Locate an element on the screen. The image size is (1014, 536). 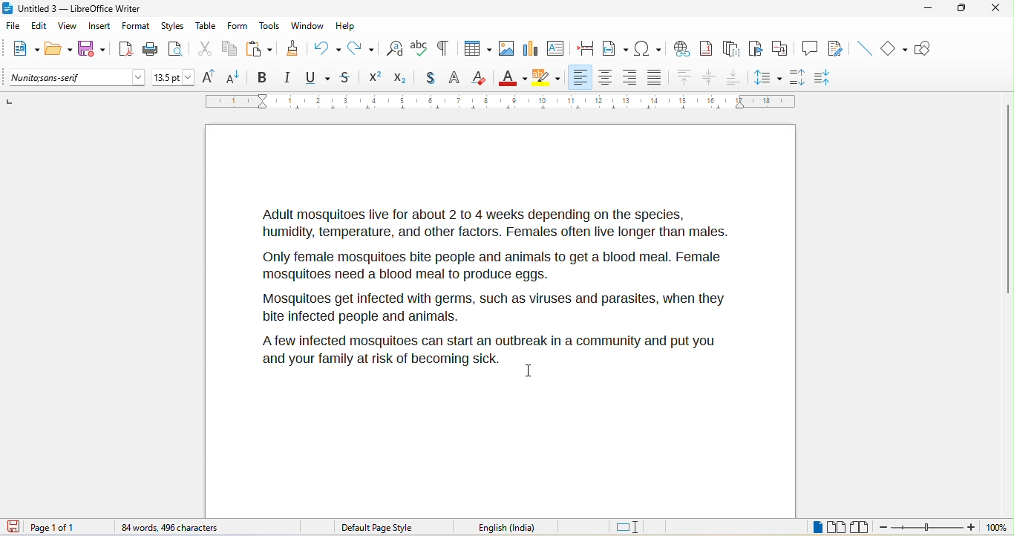
new is located at coordinates (23, 50).